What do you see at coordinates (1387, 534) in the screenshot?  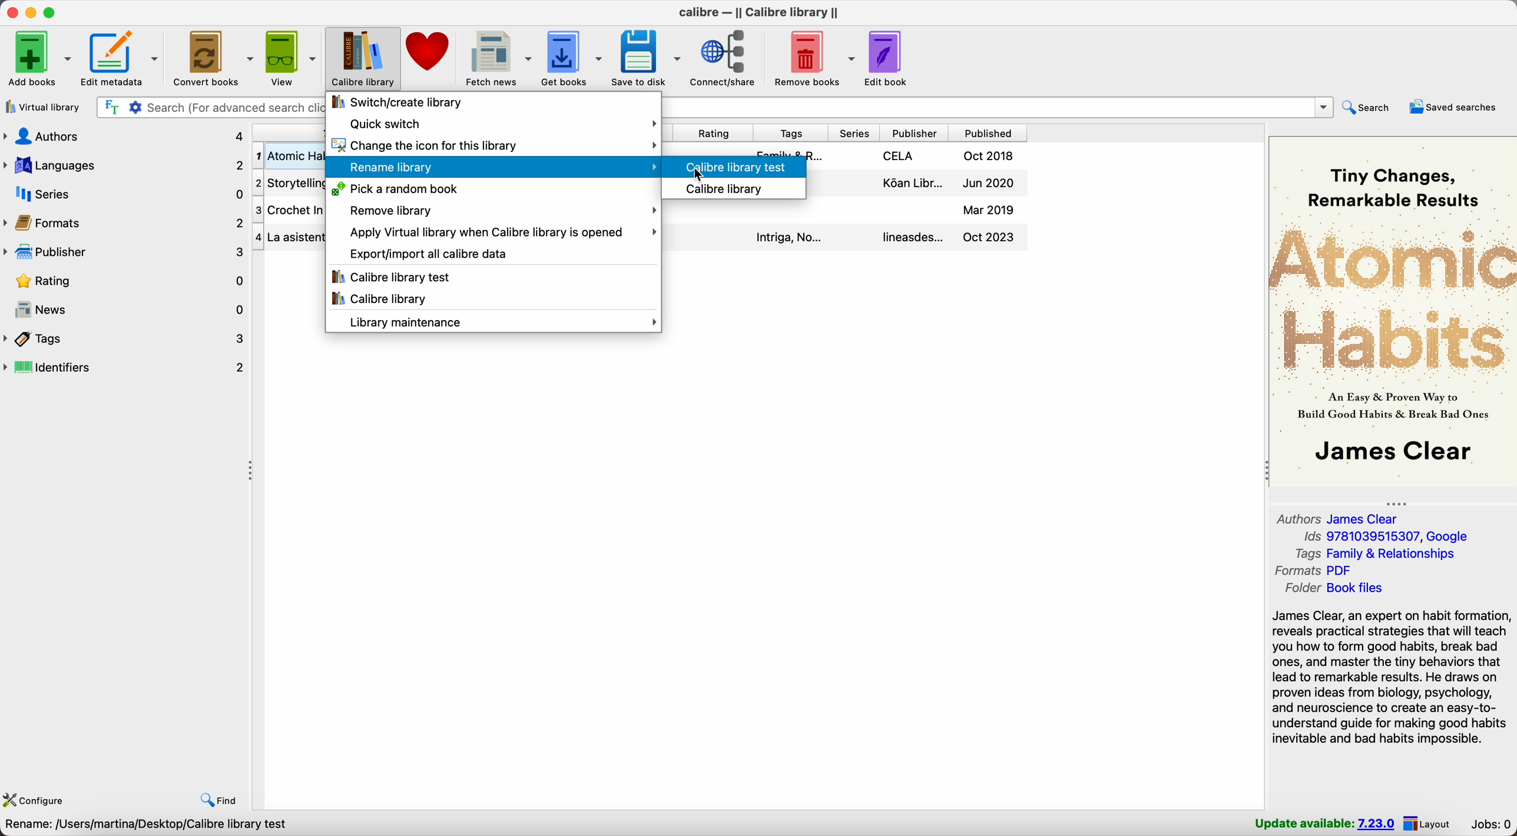 I see `Ids 9781039515307, Google` at bounding box center [1387, 534].